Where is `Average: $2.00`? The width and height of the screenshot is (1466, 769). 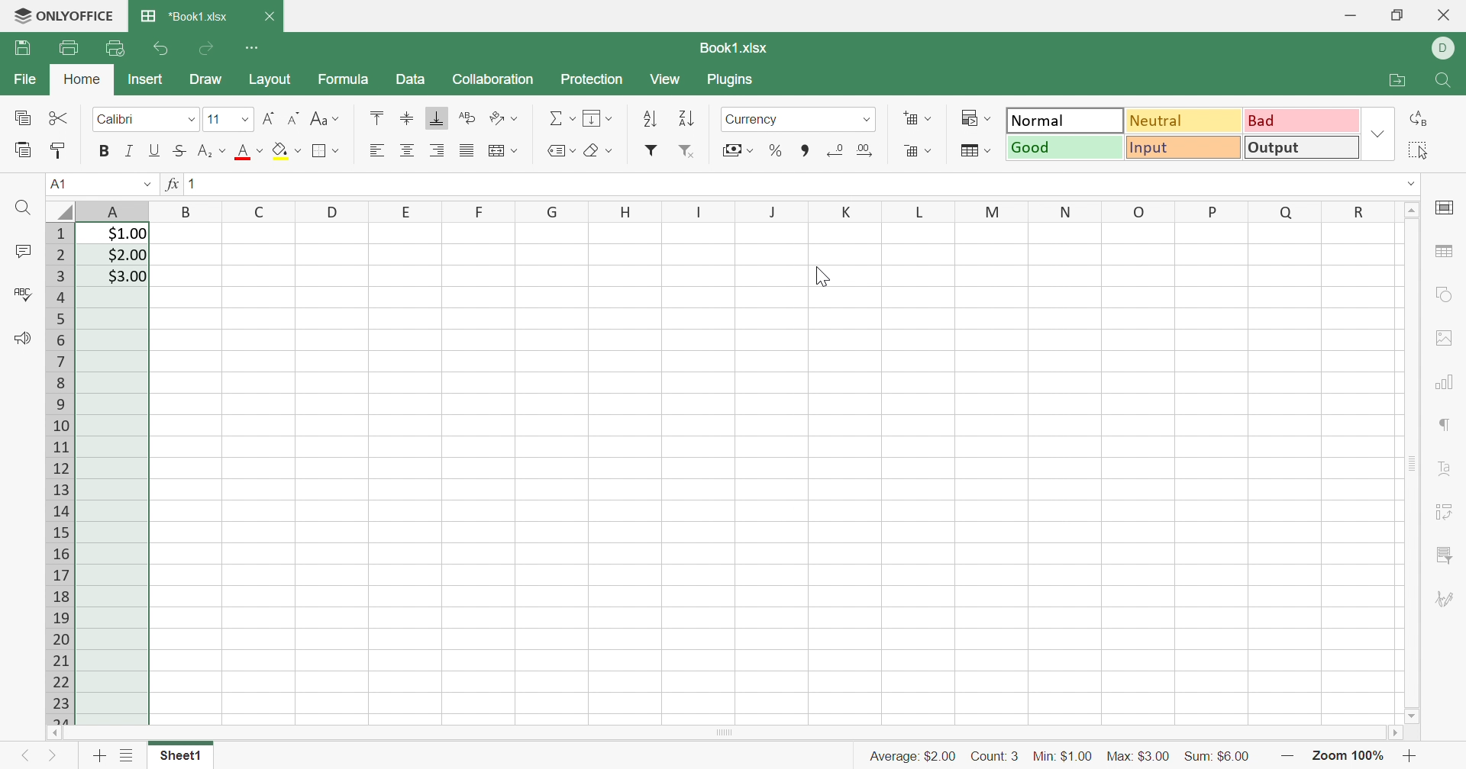
Average: $2.00 is located at coordinates (915, 758).